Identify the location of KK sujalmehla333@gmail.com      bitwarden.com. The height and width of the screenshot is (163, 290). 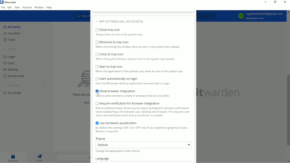
(261, 16).